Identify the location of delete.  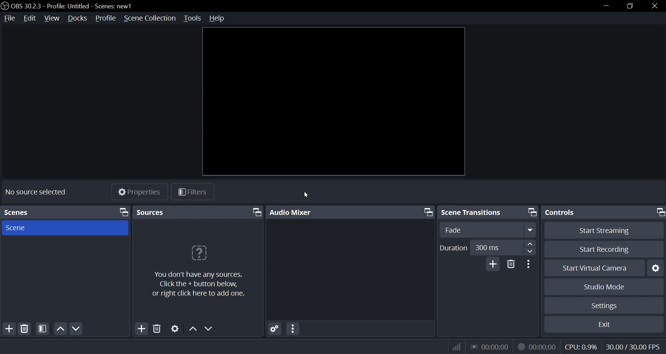
(511, 265).